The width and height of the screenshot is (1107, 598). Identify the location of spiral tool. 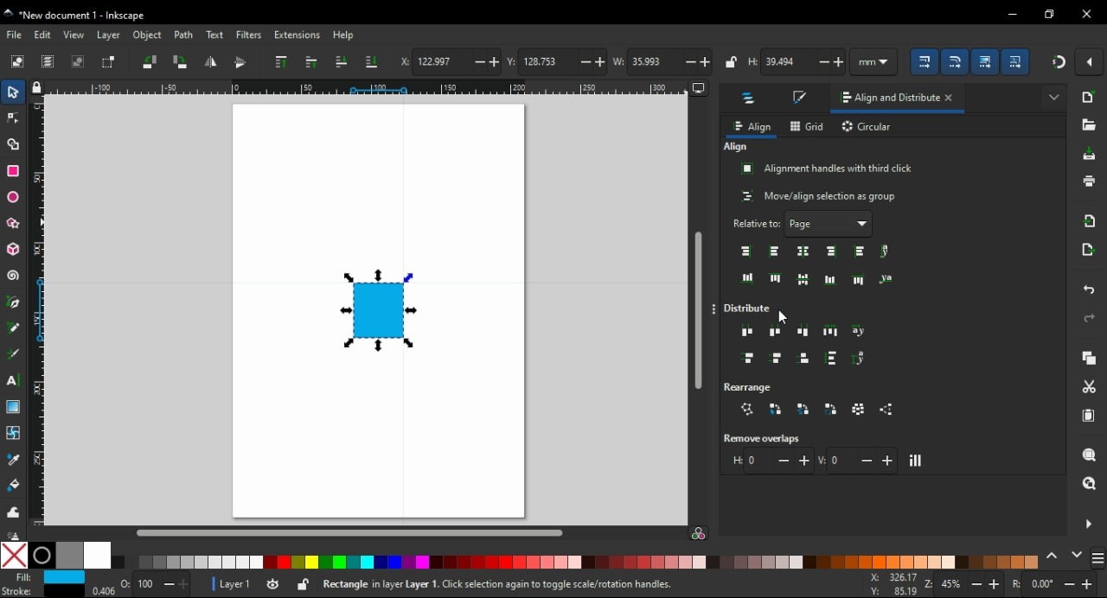
(13, 276).